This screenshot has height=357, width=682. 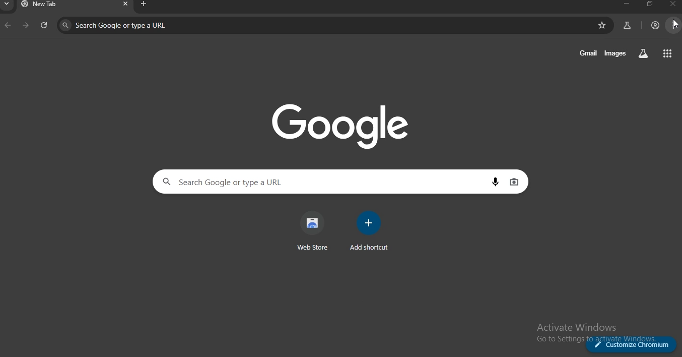 What do you see at coordinates (632, 343) in the screenshot?
I see `customize chromium` at bounding box center [632, 343].